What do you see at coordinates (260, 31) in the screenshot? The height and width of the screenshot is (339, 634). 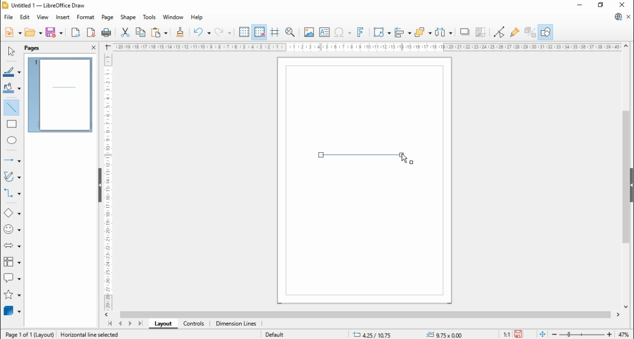 I see `snap to grids` at bounding box center [260, 31].